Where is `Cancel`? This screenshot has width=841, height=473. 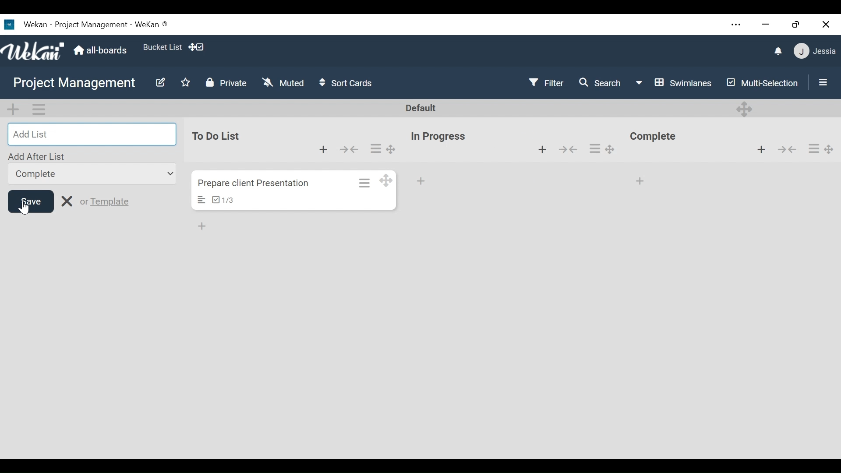
Cancel is located at coordinates (69, 202).